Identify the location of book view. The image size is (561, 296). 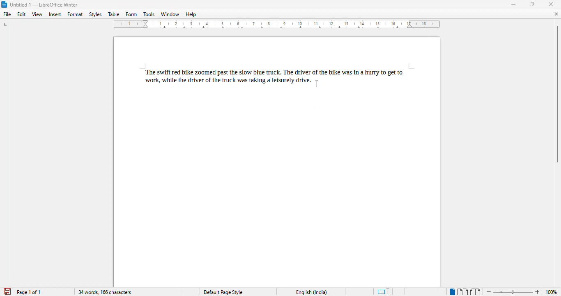
(476, 292).